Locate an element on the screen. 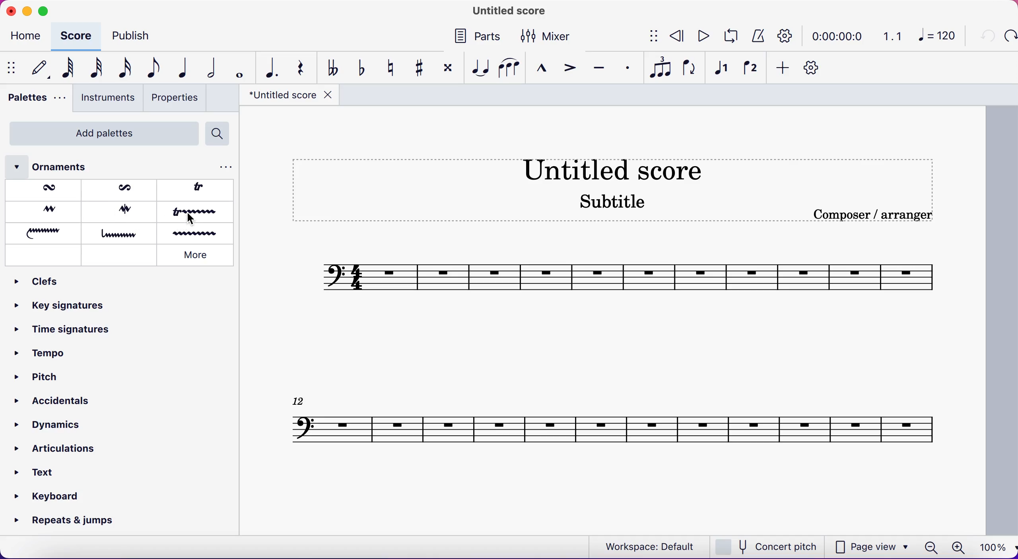 The height and width of the screenshot is (559, 1018). toggle flat is located at coordinates (360, 68).